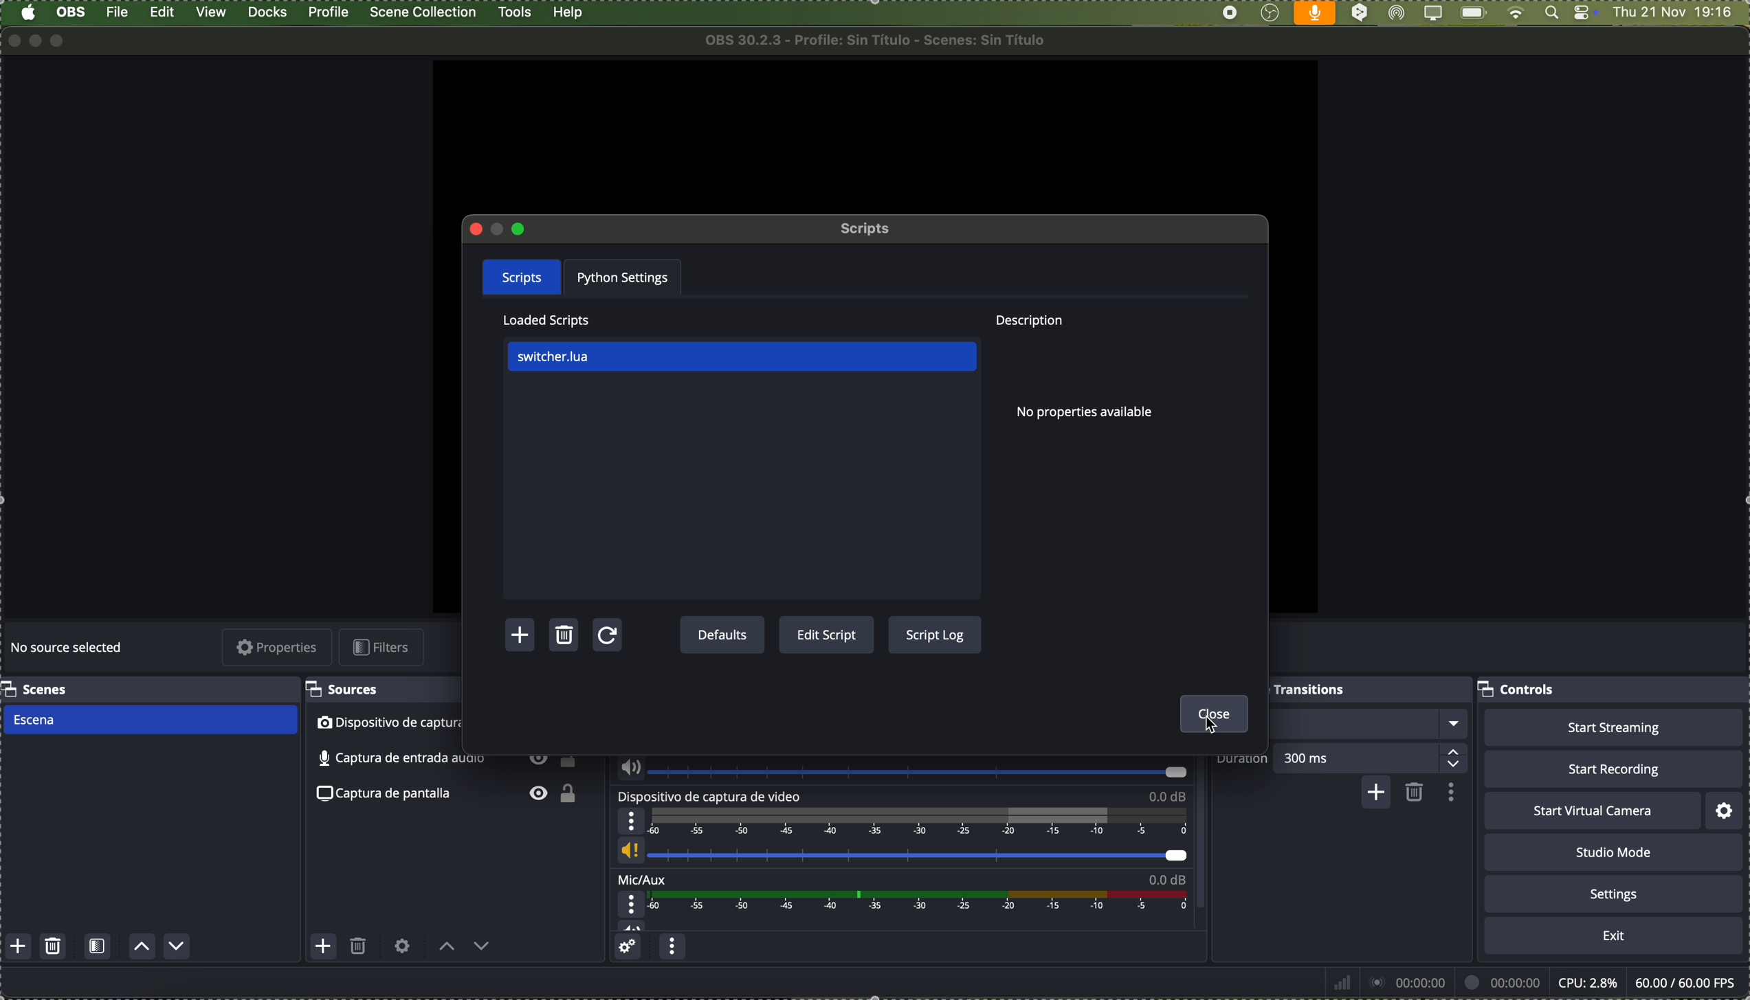 This screenshot has width=1750, height=1000. I want to click on data, so click(1533, 982).